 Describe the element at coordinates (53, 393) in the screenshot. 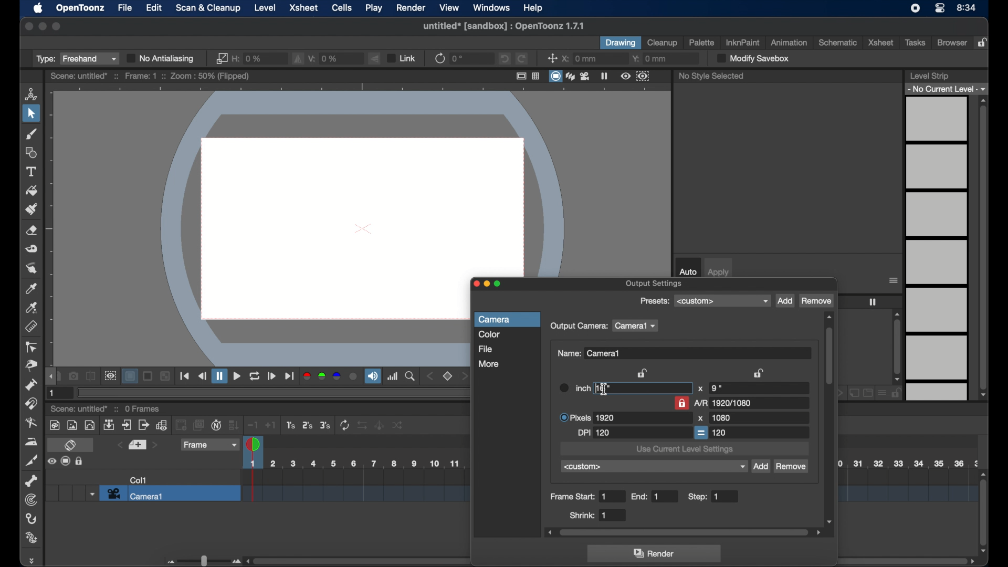

I see `1` at that location.